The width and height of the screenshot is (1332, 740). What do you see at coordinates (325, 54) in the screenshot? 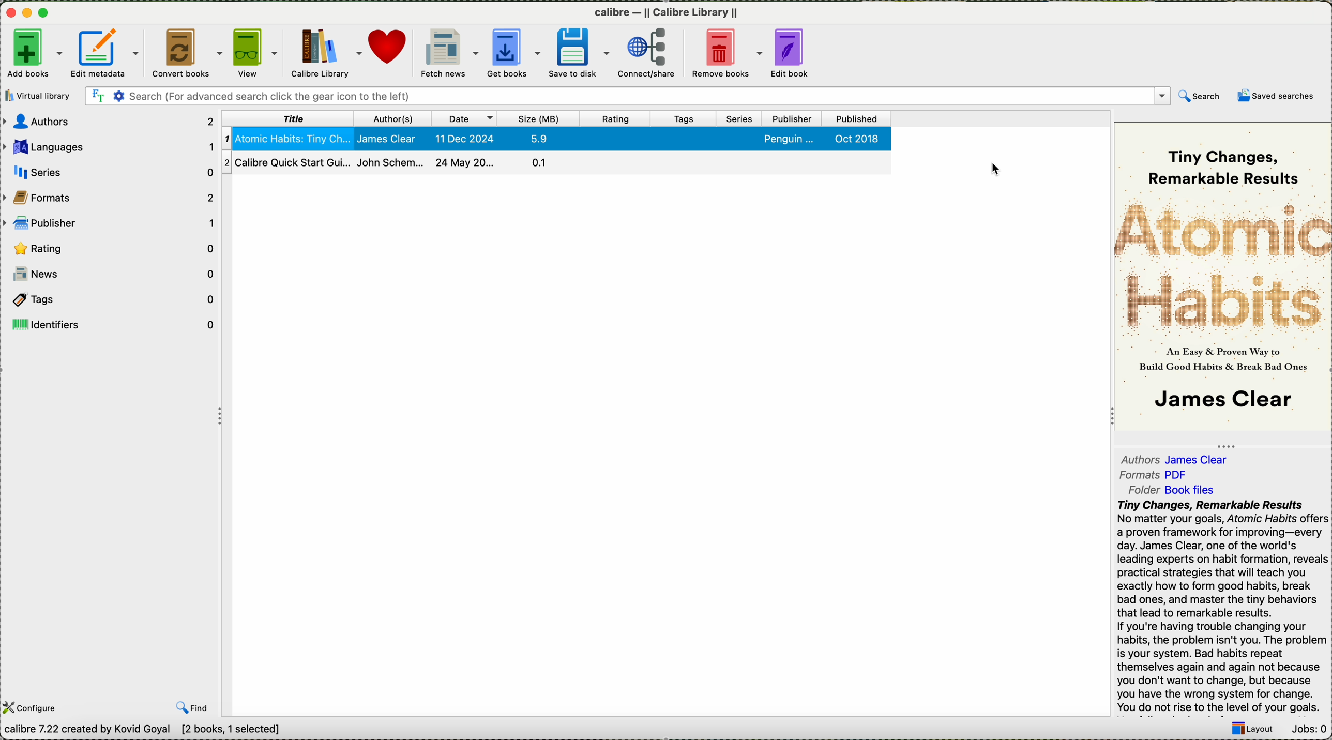
I see `Calibre library` at bounding box center [325, 54].